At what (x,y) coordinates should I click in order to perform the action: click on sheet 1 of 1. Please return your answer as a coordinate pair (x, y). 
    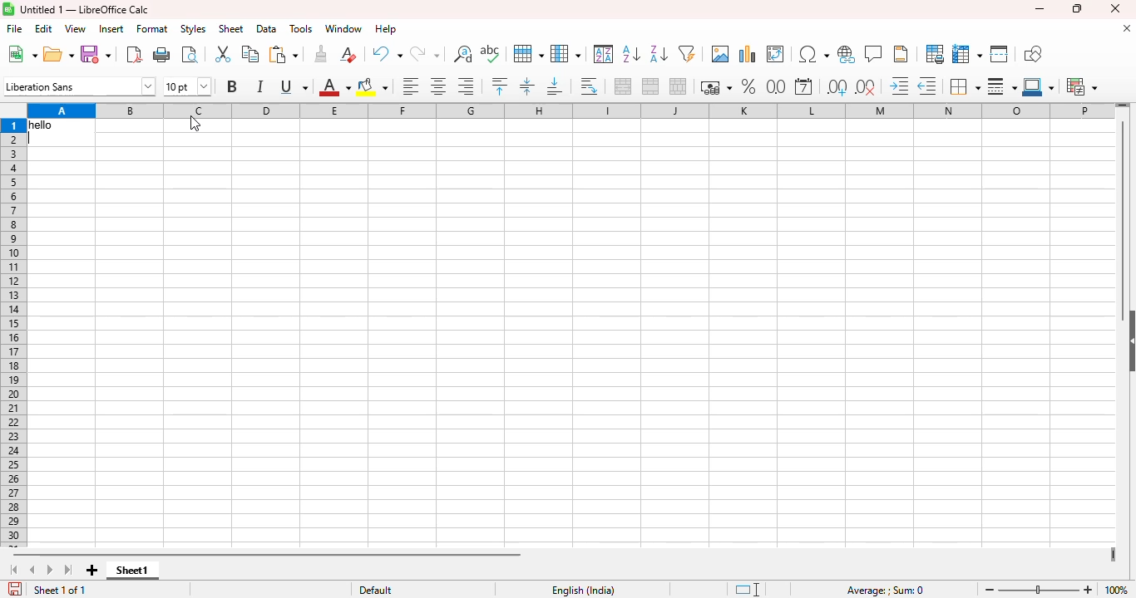
    Looking at the image, I should click on (61, 590).